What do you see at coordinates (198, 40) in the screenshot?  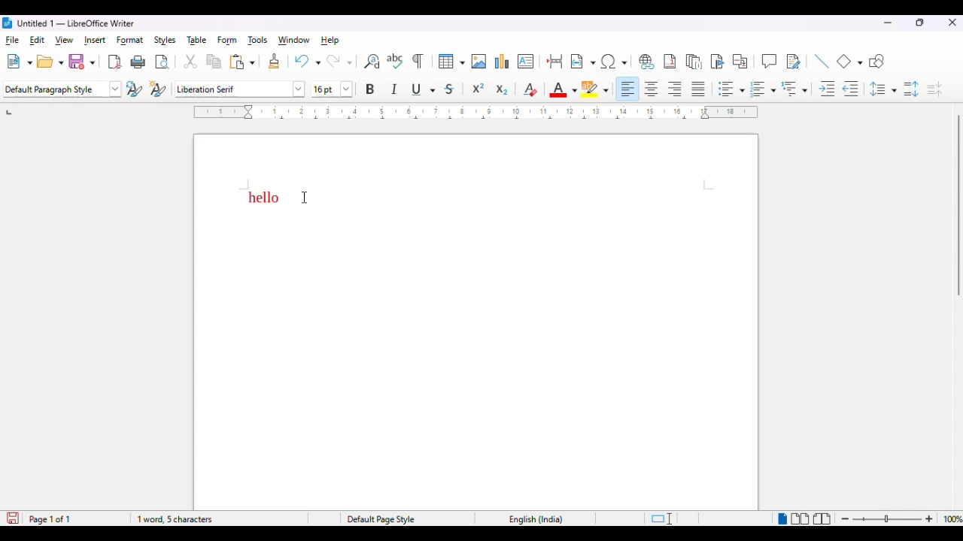 I see `table` at bounding box center [198, 40].